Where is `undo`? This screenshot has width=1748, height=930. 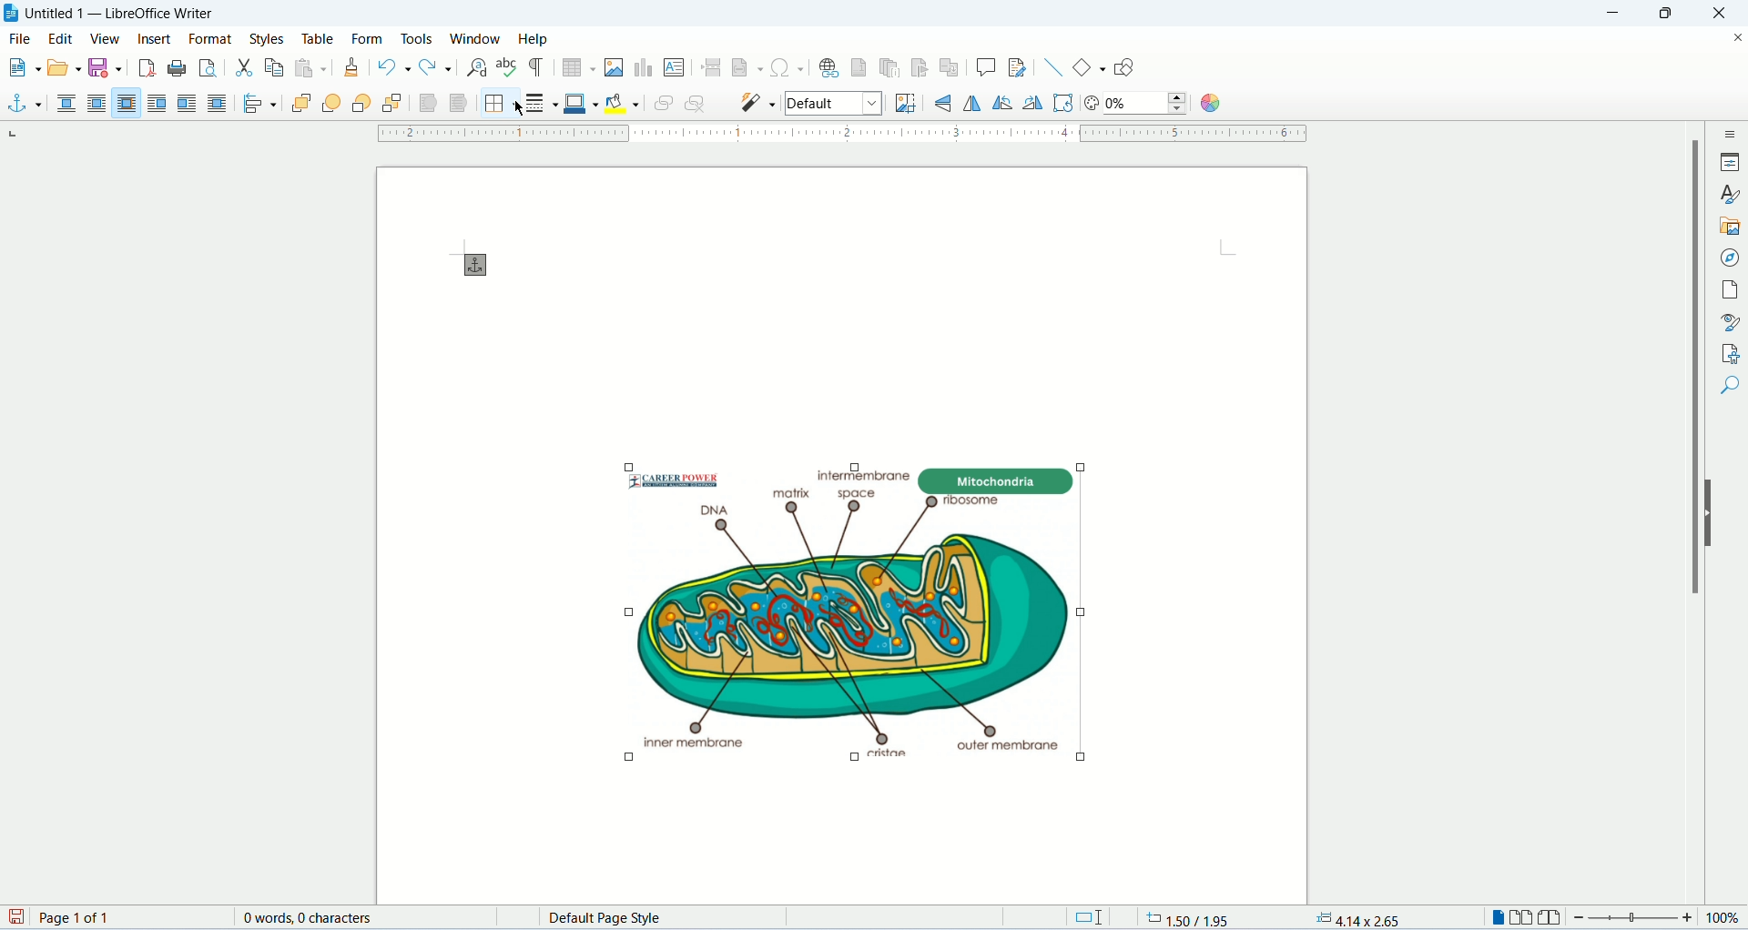 undo is located at coordinates (397, 67).